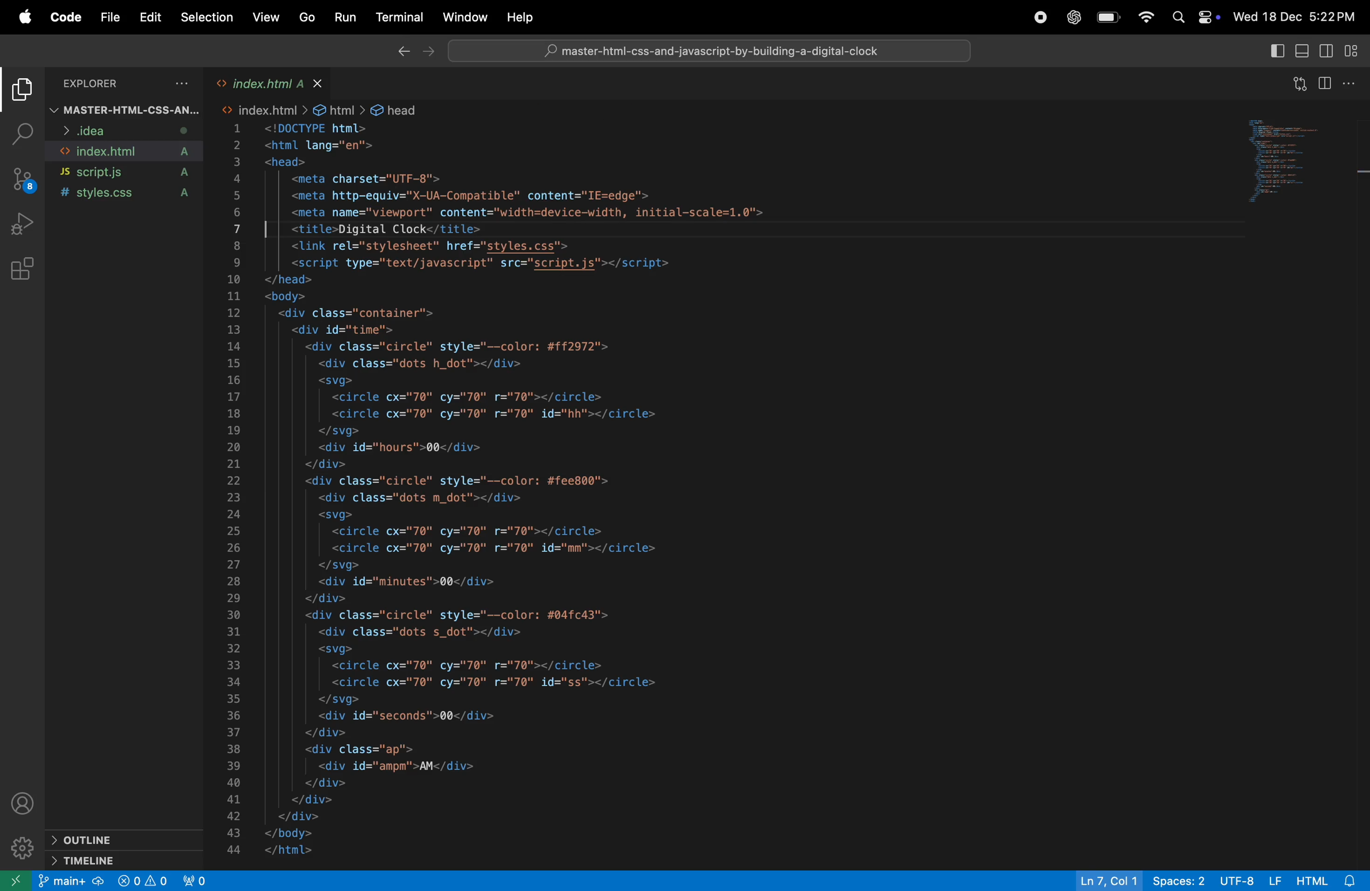  Describe the element at coordinates (1251, 879) in the screenshot. I see `utf -8 lf` at that location.